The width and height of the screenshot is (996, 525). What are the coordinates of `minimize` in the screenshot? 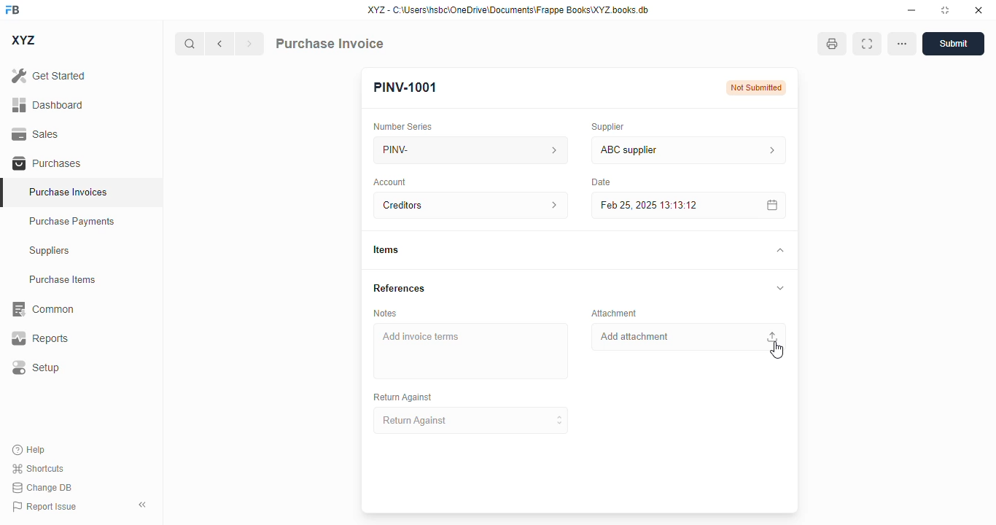 It's located at (911, 9).